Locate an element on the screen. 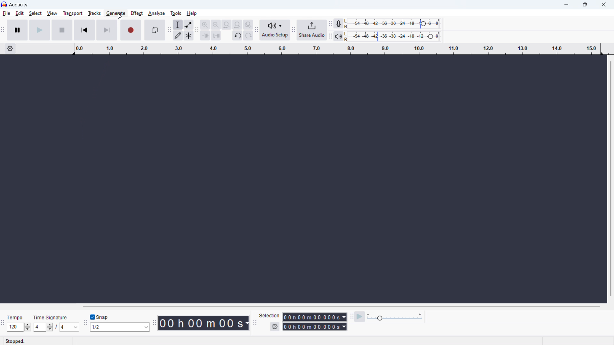 The image size is (614, 345). recording meter toolbar is located at coordinates (330, 24).